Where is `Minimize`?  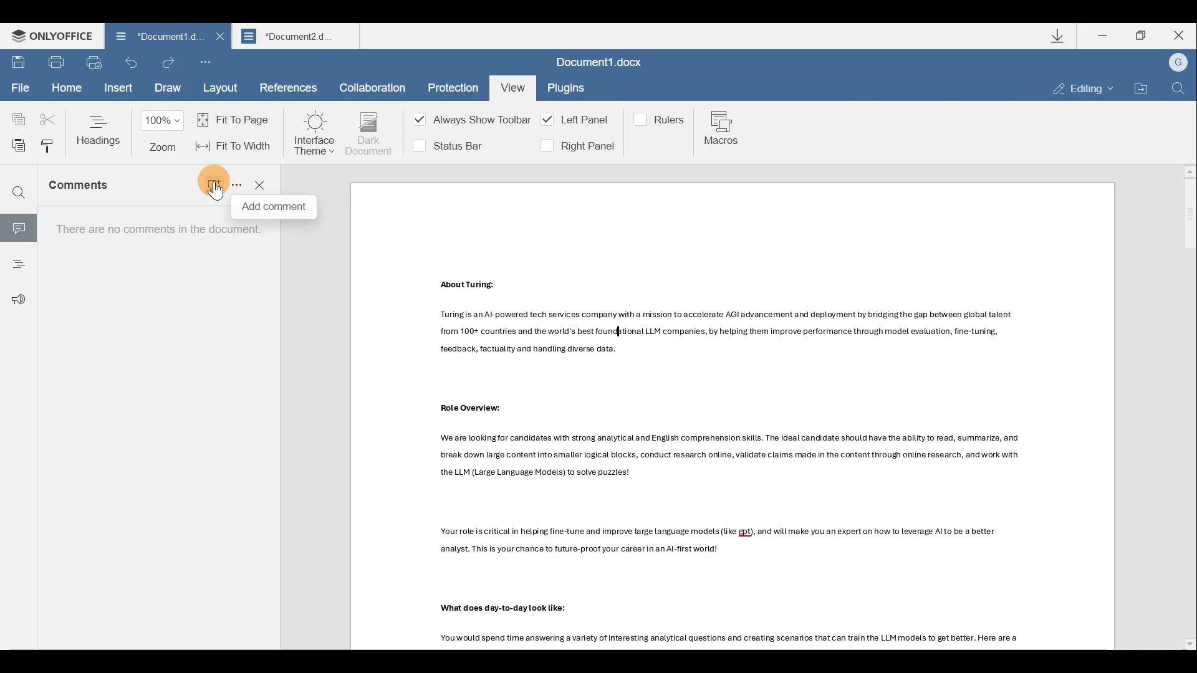
Minimize is located at coordinates (1104, 35).